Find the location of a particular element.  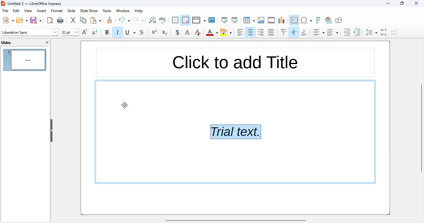

decrease font size is located at coordinates (95, 32).